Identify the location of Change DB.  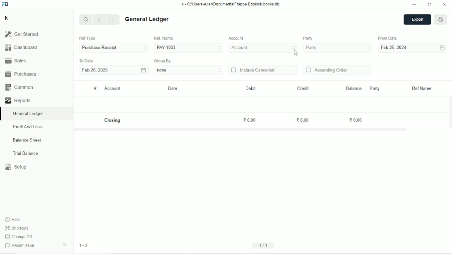
(19, 237).